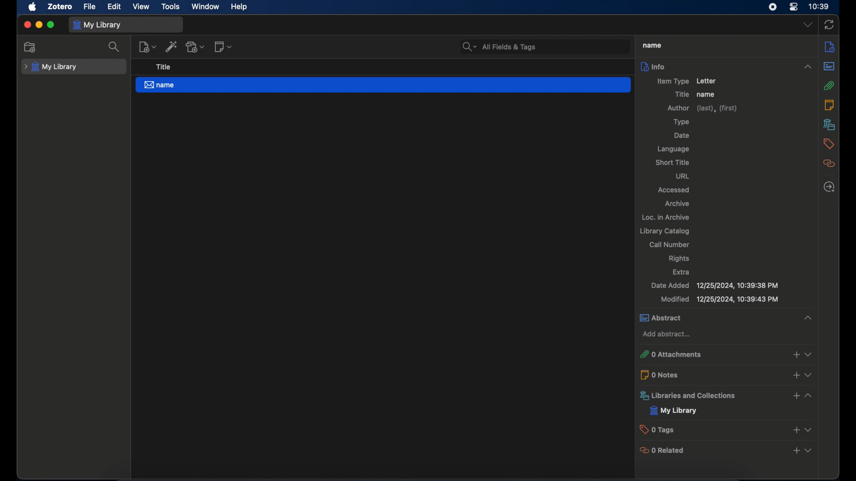  What do you see at coordinates (795, 450) in the screenshot?
I see `add` at bounding box center [795, 450].